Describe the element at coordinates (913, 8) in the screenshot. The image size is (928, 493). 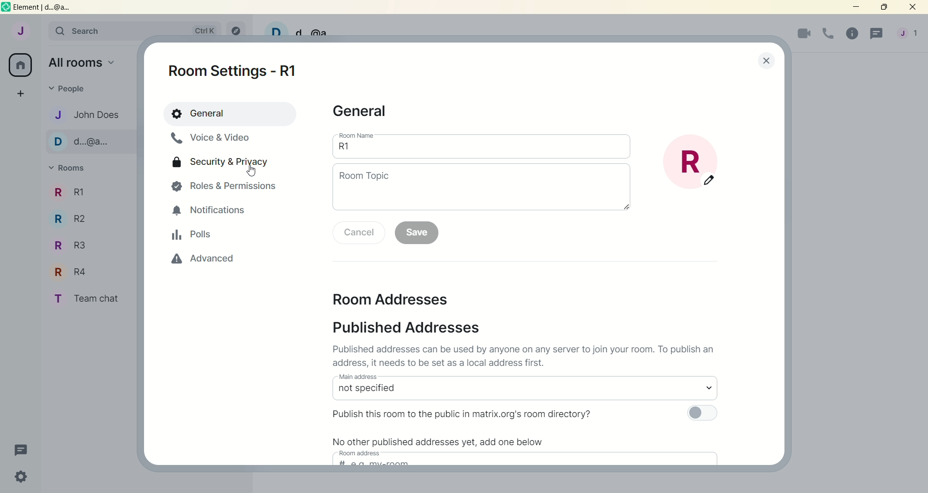
I see `close` at that location.